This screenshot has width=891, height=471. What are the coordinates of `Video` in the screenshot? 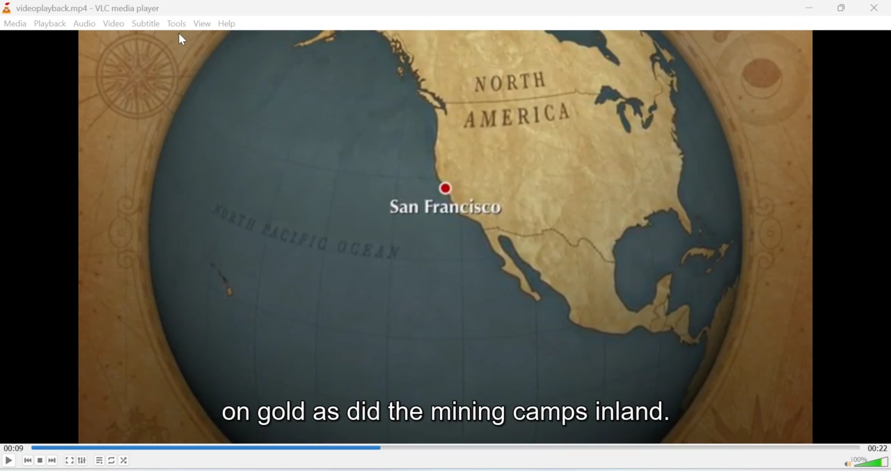 It's located at (115, 24).